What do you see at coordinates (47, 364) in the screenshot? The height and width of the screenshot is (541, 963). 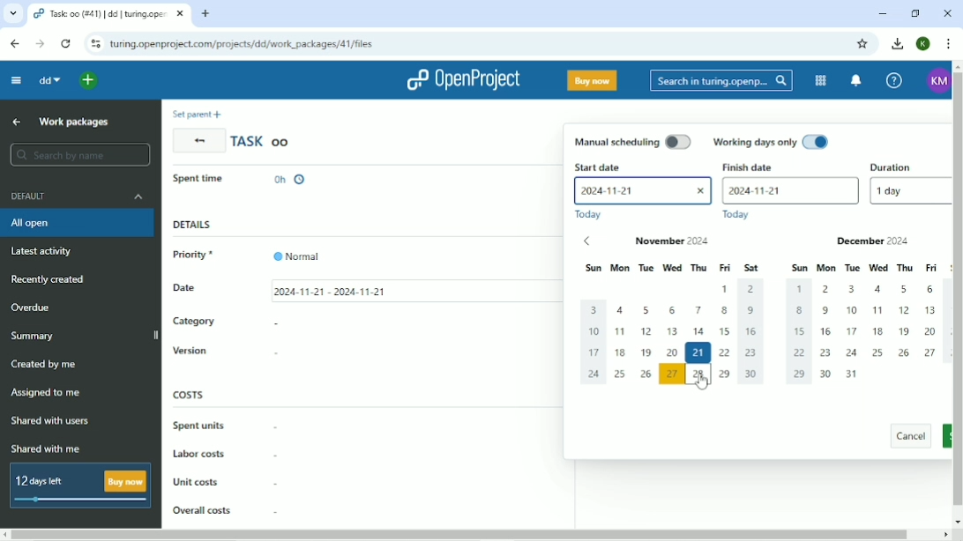 I see `Created by me` at bounding box center [47, 364].